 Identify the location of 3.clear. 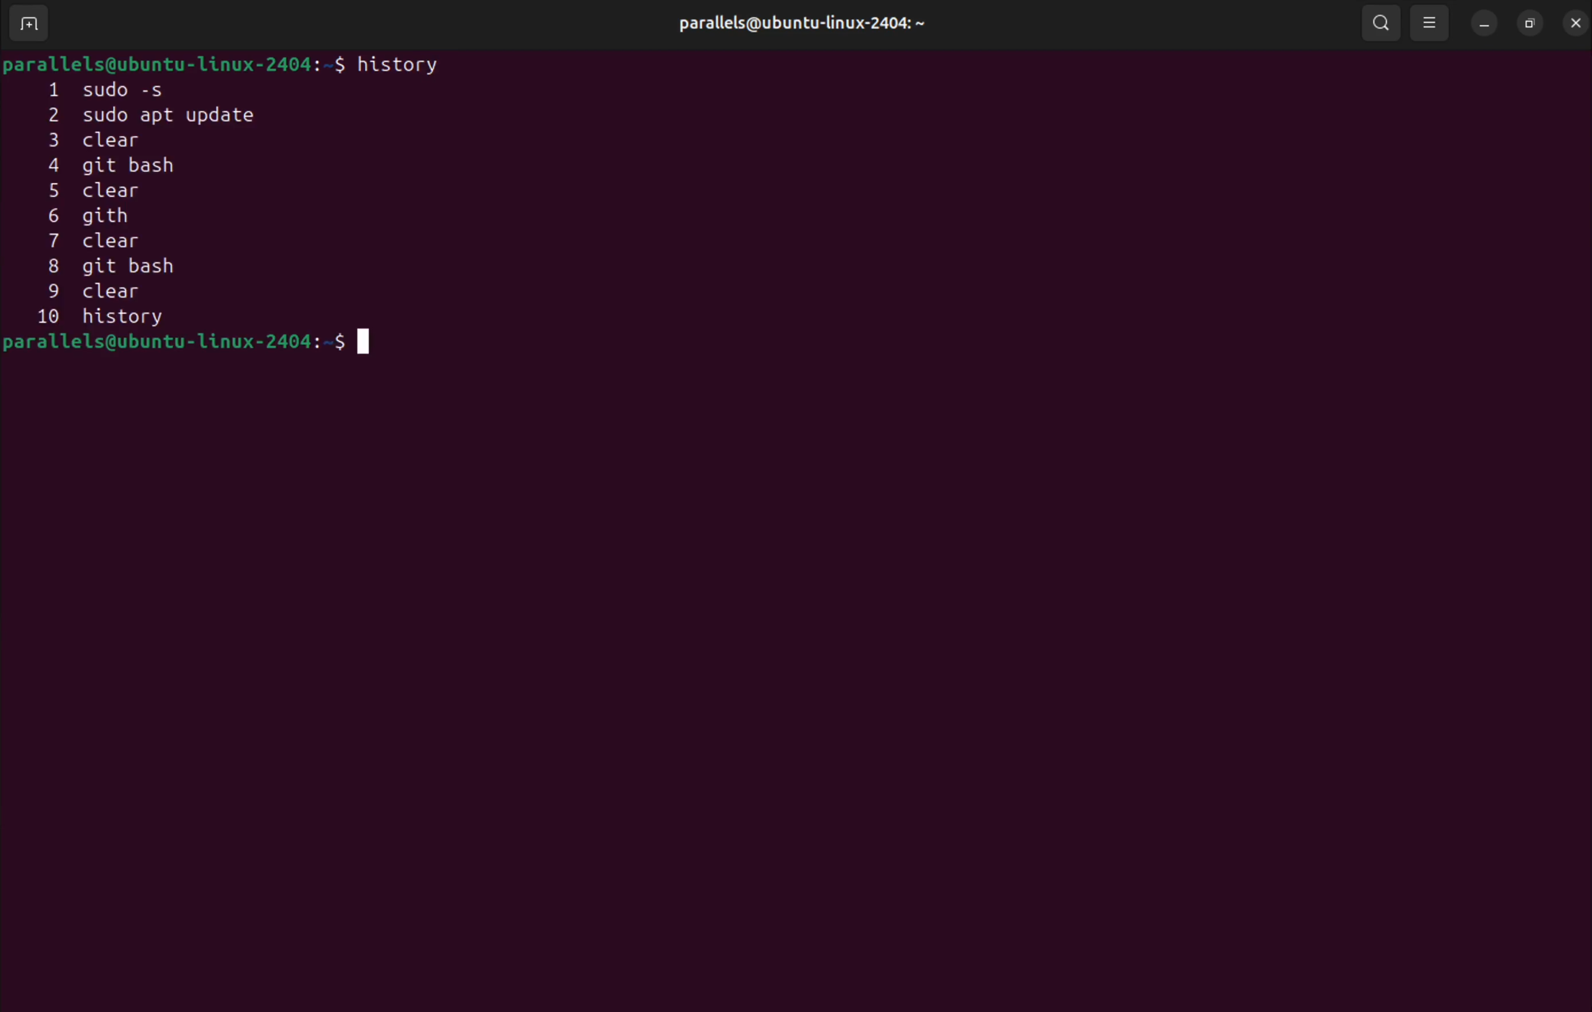
(121, 141).